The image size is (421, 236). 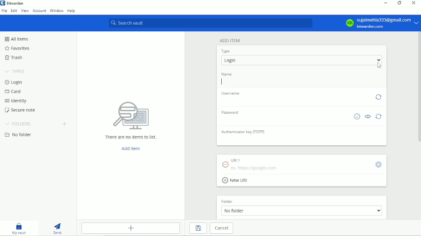 I want to click on Folders, so click(x=19, y=123).